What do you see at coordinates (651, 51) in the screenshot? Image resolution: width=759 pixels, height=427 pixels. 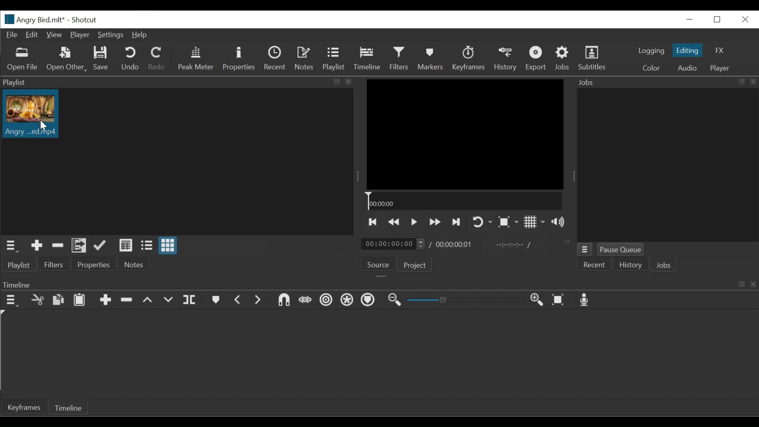 I see `logging` at bounding box center [651, 51].